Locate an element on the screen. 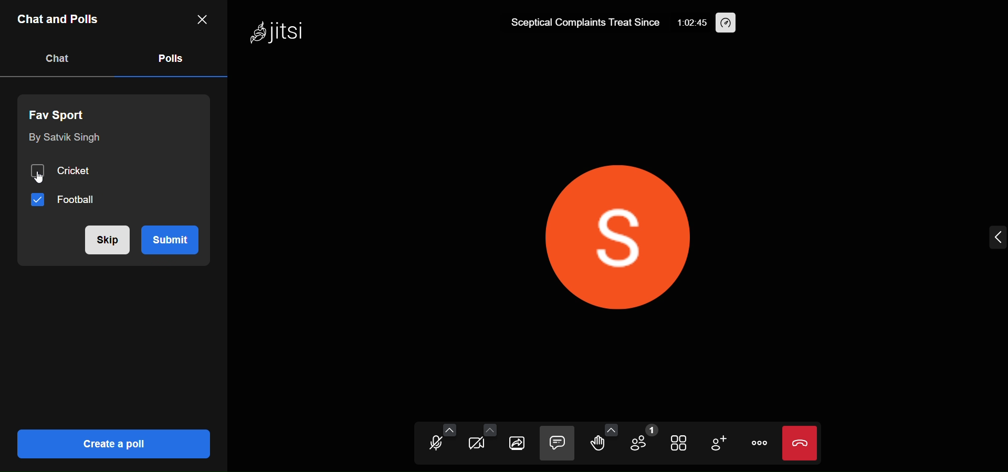 The width and height of the screenshot is (1008, 472). Cricket is located at coordinates (66, 170).